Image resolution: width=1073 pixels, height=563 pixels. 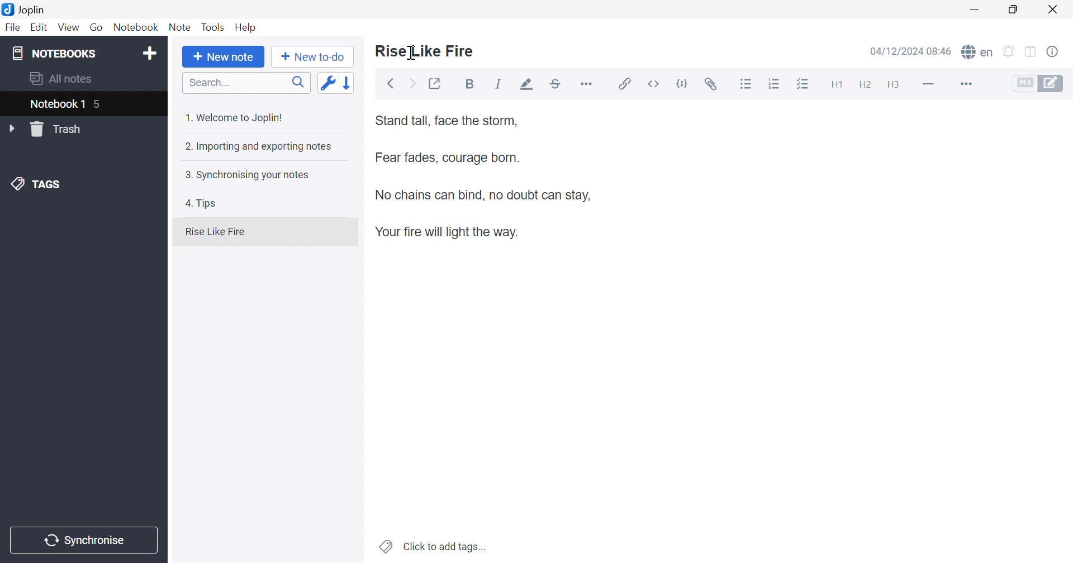 What do you see at coordinates (586, 84) in the screenshot?
I see `Horizontal` at bounding box center [586, 84].